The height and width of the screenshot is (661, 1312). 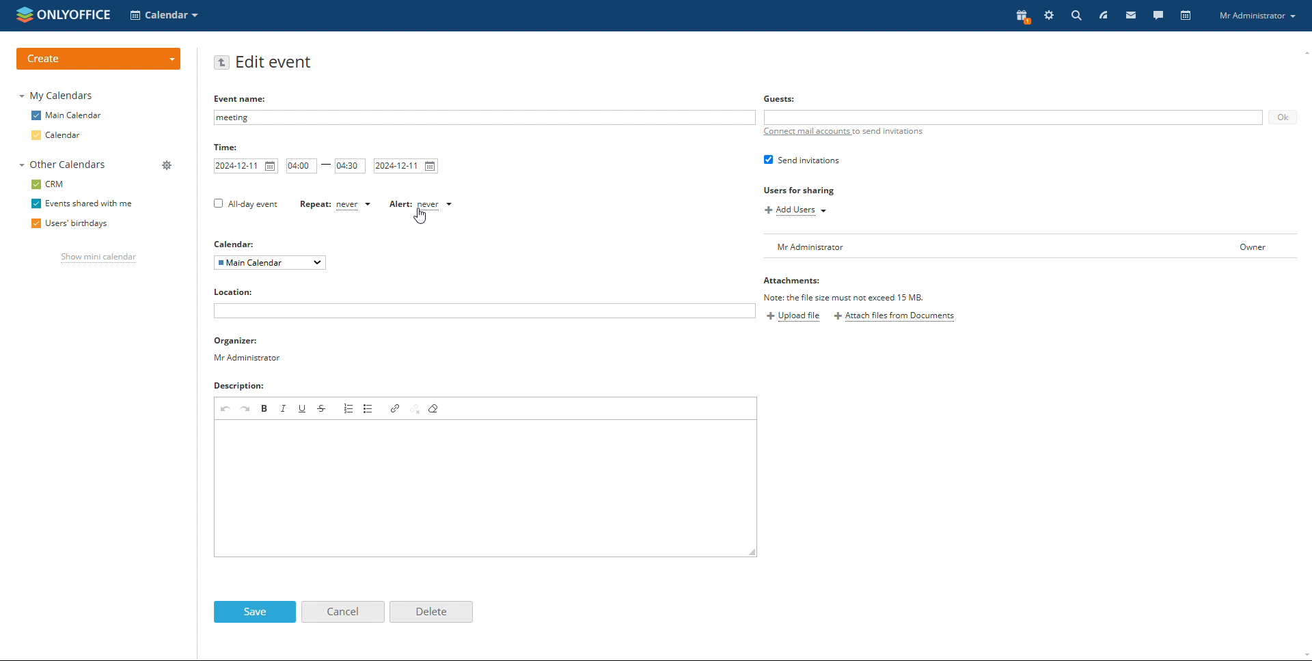 I want to click on bold, so click(x=265, y=408).